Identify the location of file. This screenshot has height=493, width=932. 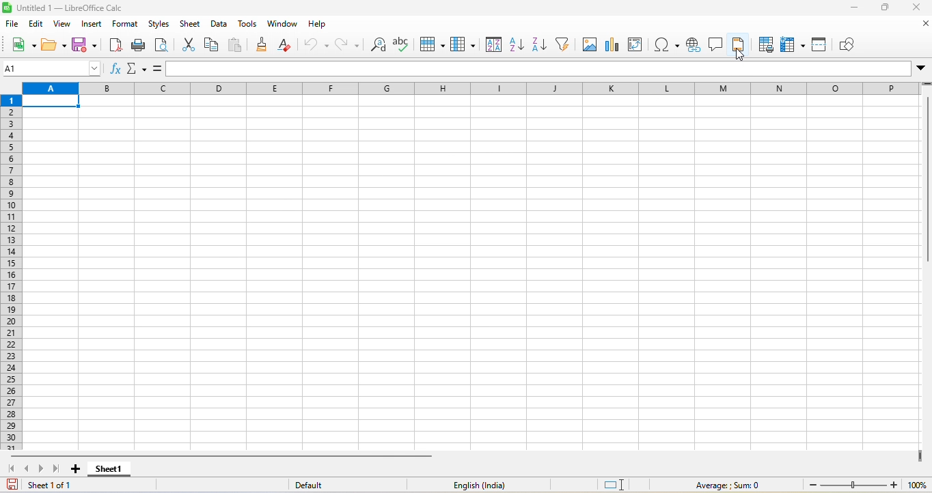
(13, 25).